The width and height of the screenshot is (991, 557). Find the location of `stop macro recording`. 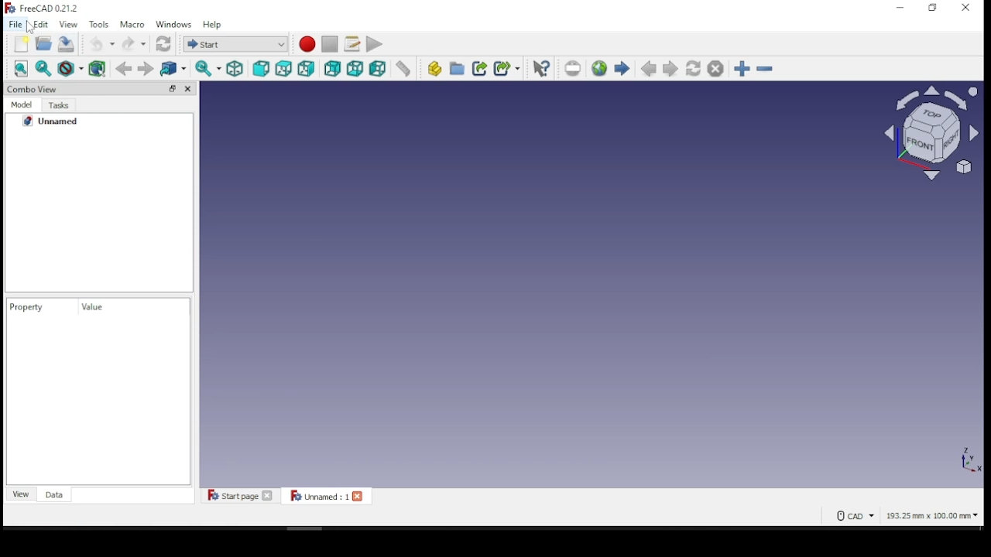

stop macro recording is located at coordinates (331, 43).